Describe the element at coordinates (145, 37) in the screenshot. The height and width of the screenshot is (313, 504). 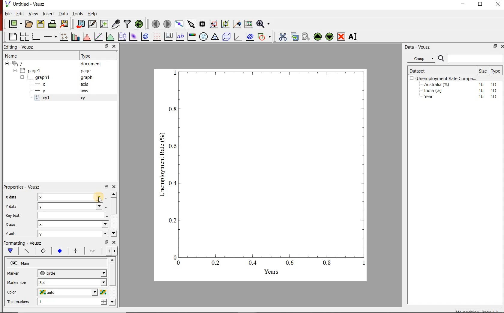
I see `plot 2d datasets as contours` at that location.